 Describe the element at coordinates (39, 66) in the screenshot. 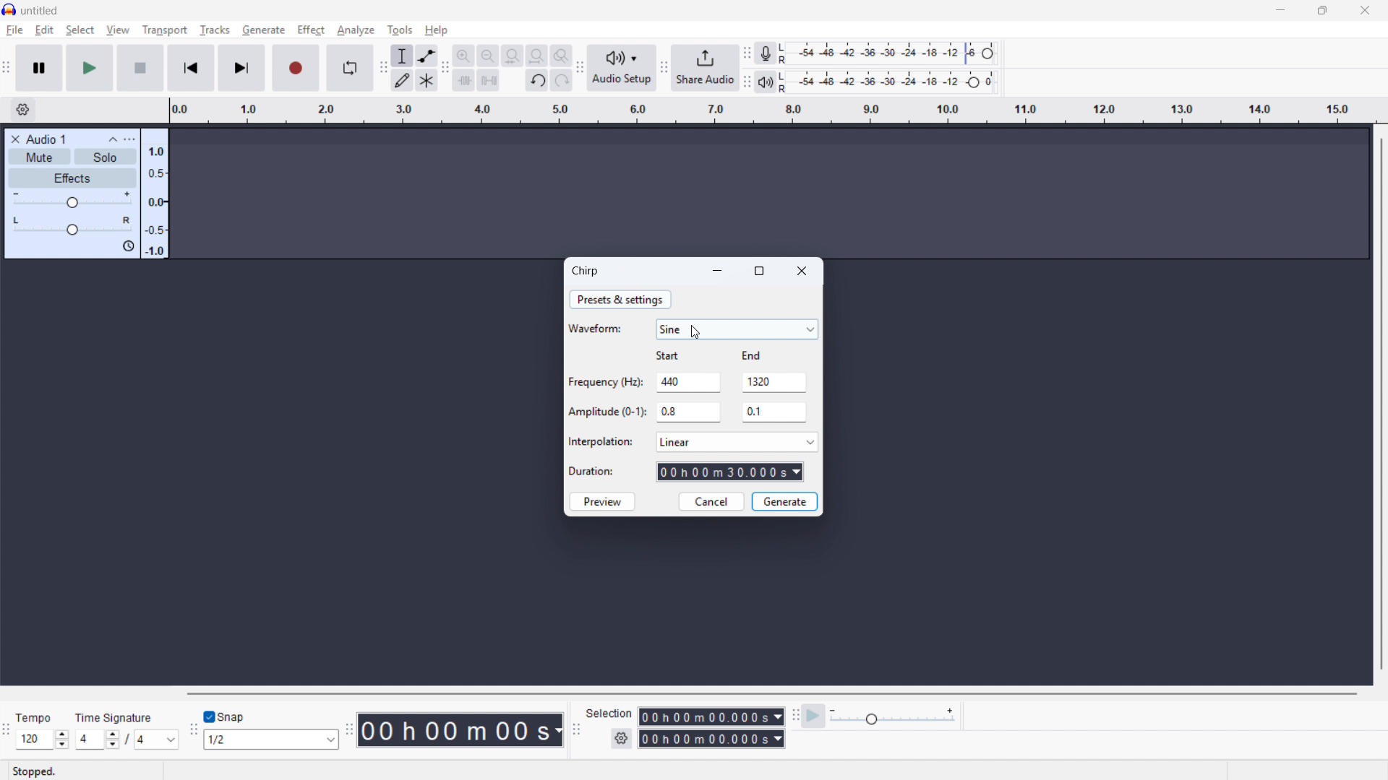

I see `Pause ` at that location.